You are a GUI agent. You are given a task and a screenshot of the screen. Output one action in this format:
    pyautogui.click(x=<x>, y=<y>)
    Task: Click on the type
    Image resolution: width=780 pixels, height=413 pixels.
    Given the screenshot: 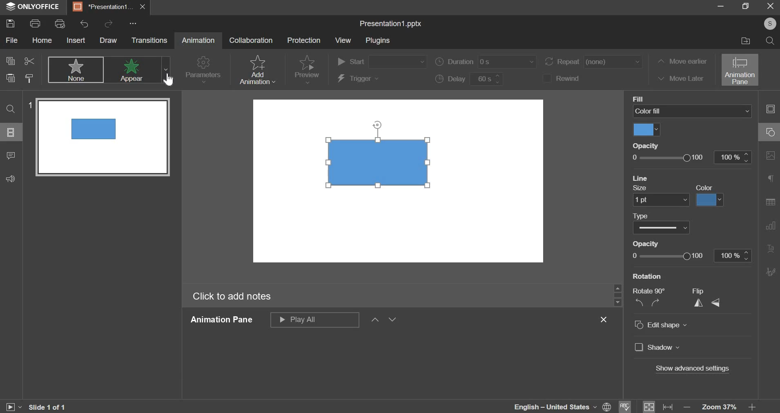 What is the action you would take?
    pyautogui.click(x=662, y=227)
    